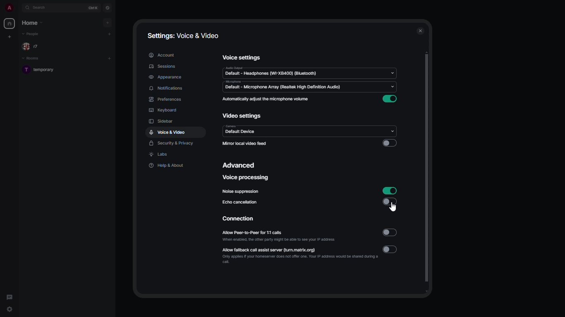  What do you see at coordinates (240, 130) in the screenshot?
I see `camera default` at bounding box center [240, 130].